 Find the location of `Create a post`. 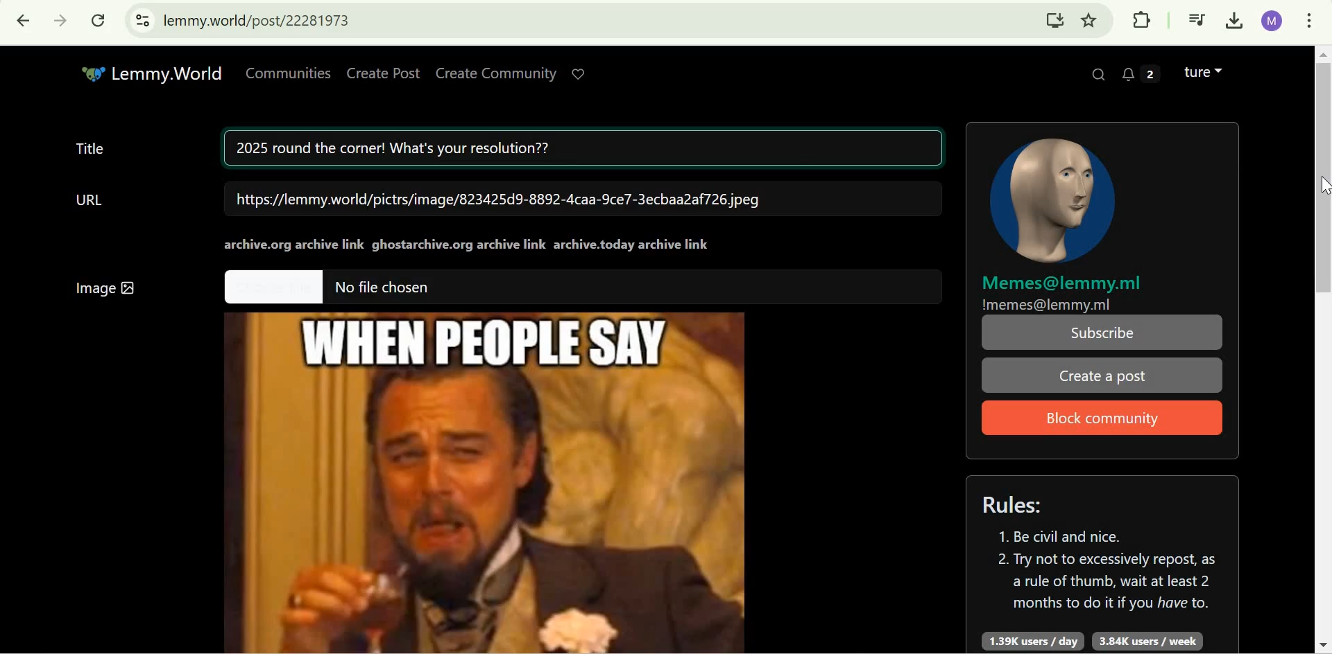

Create a post is located at coordinates (1100, 375).